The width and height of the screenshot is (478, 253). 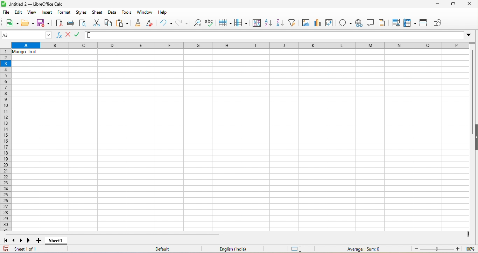 What do you see at coordinates (331, 23) in the screenshot?
I see `edit pivot table` at bounding box center [331, 23].